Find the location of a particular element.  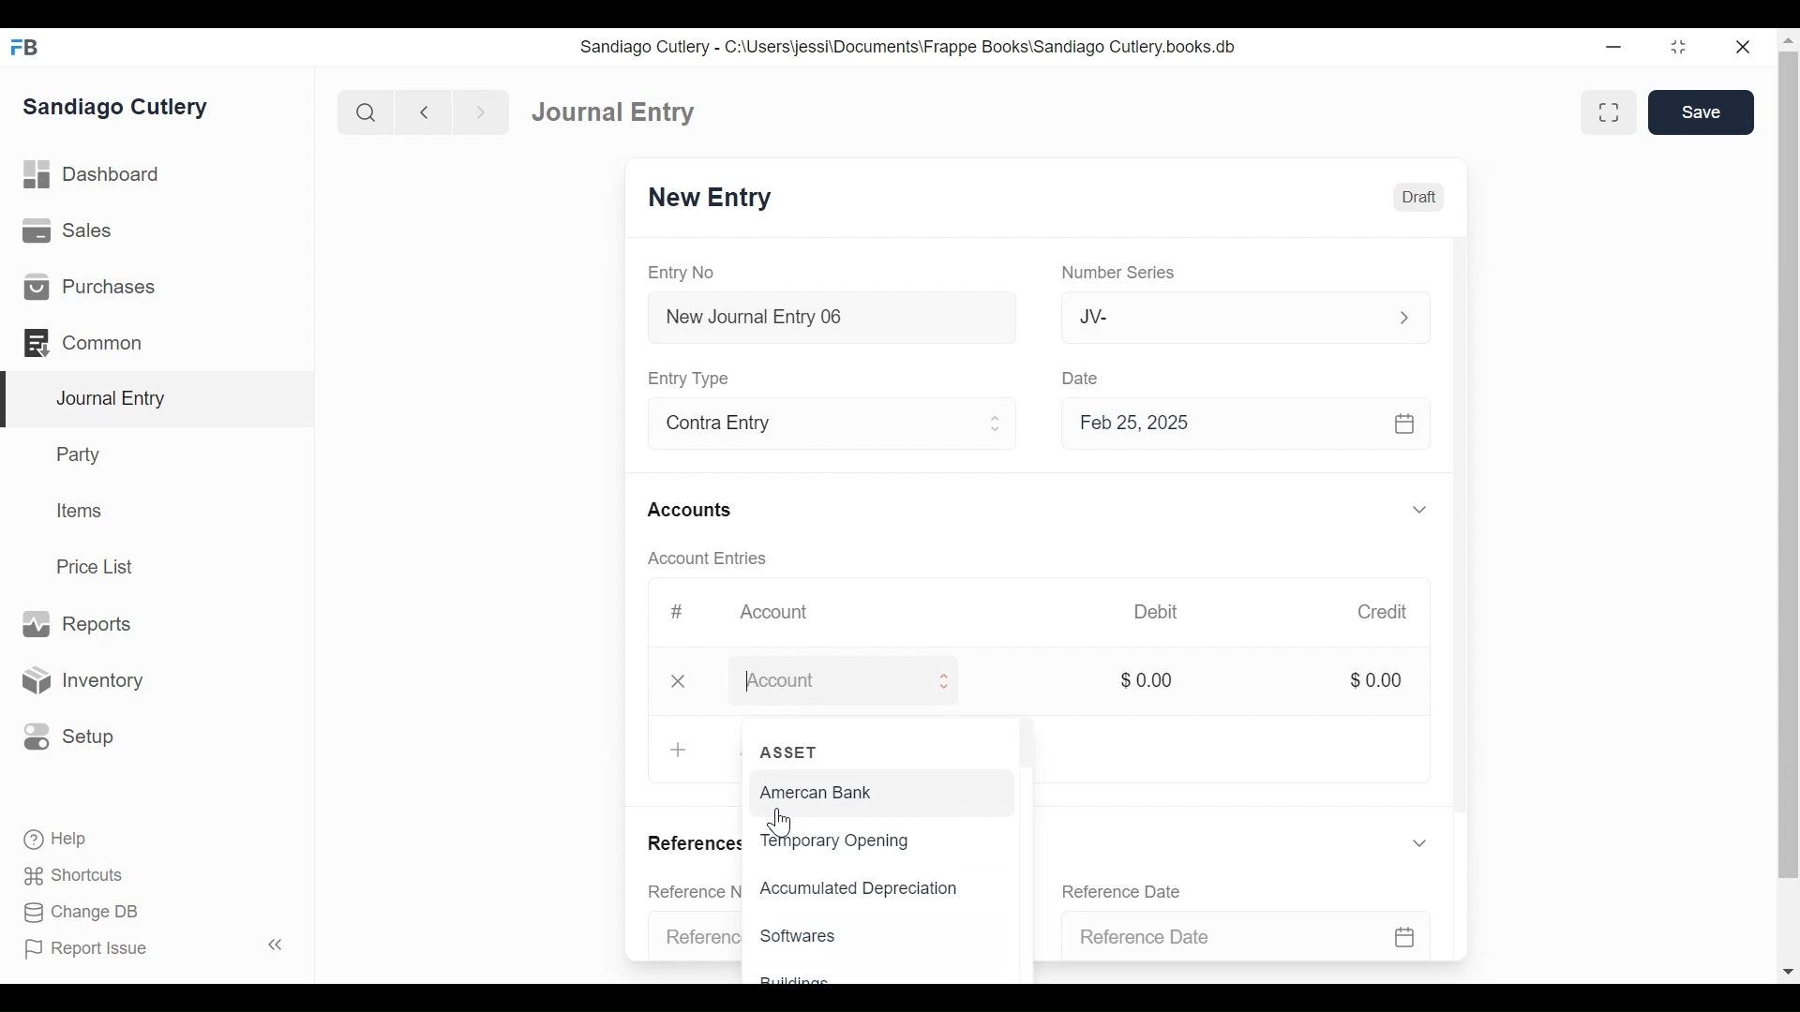

Change DB is located at coordinates (84, 915).